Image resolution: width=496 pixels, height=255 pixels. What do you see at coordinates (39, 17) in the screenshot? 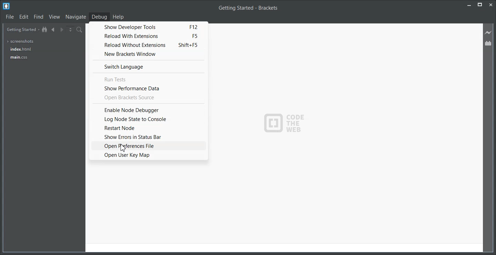
I see `Find` at bounding box center [39, 17].